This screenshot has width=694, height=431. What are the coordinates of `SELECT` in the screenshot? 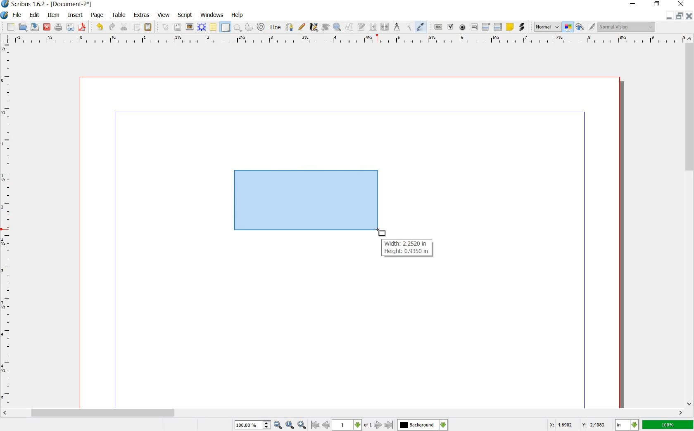 It's located at (166, 28).